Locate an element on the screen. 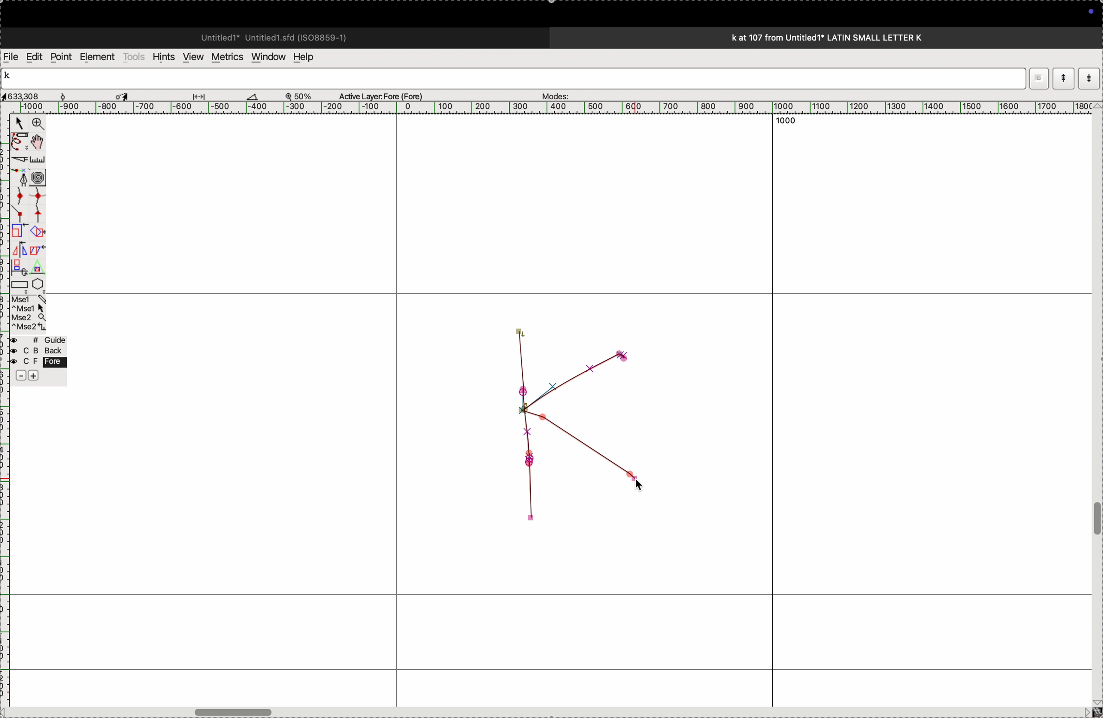 Image resolution: width=1103 pixels, height=718 pixels. zoom is located at coordinates (36, 125).